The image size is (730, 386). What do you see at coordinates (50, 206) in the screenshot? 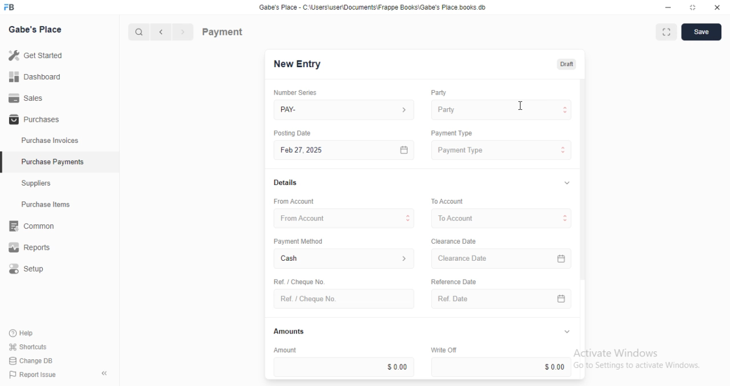
I see `Purchase Items.` at bounding box center [50, 206].